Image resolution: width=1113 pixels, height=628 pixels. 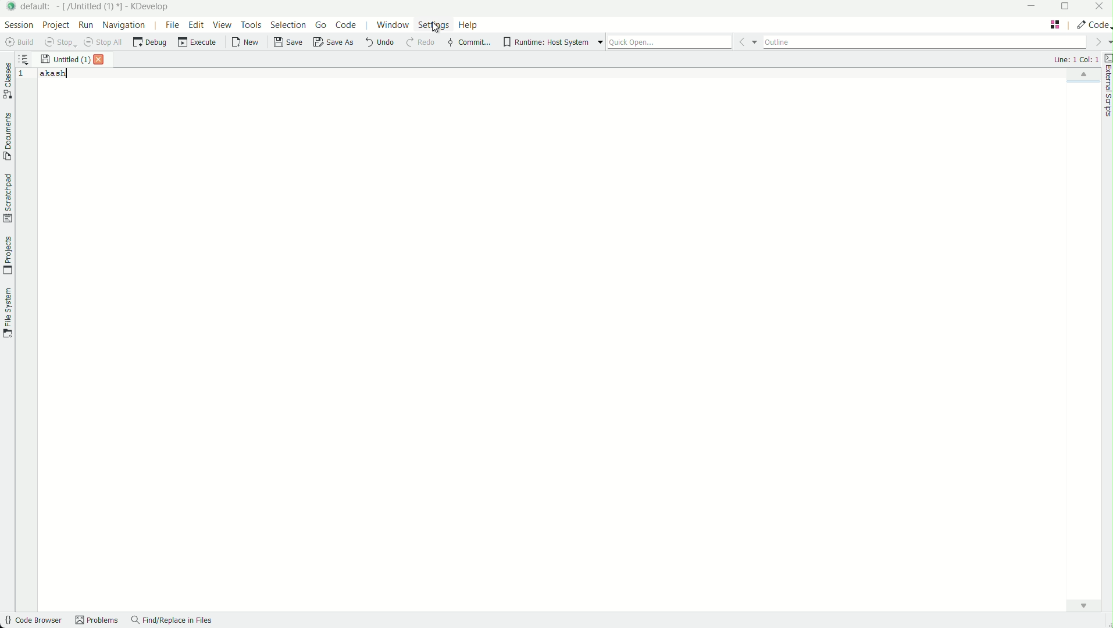 What do you see at coordinates (322, 25) in the screenshot?
I see `go menu` at bounding box center [322, 25].